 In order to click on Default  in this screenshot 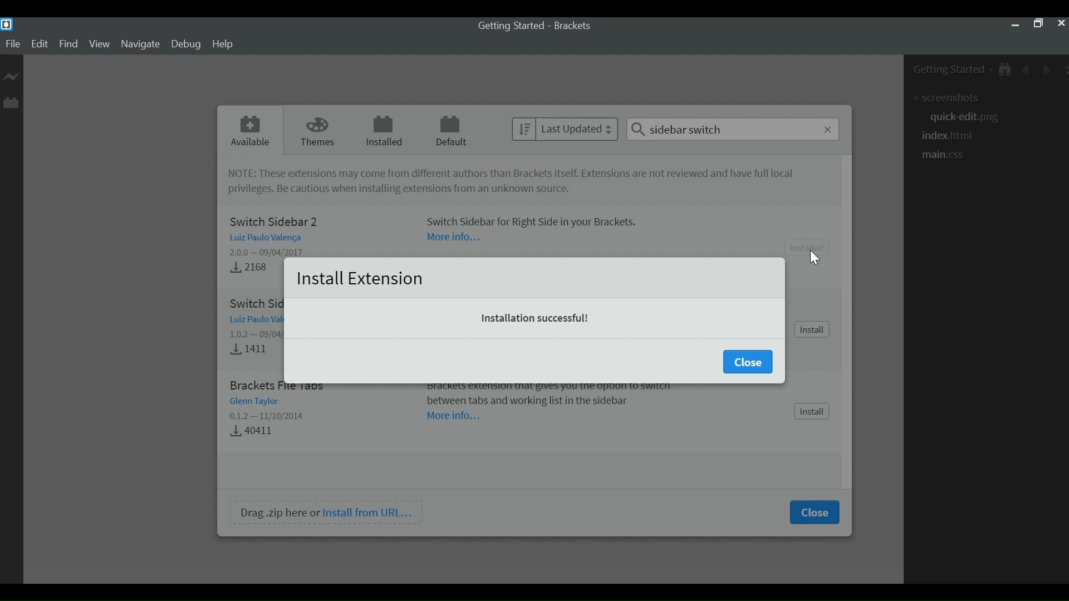, I will do `click(452, 132)`.